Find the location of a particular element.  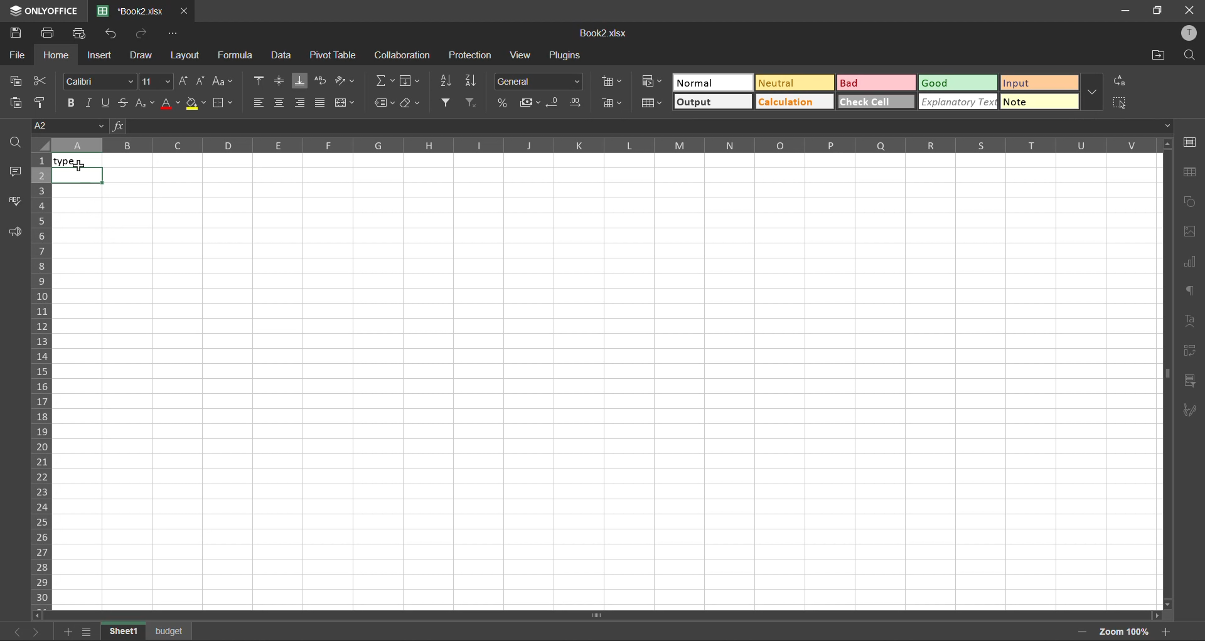

paste is located at coordinates (18, 103).